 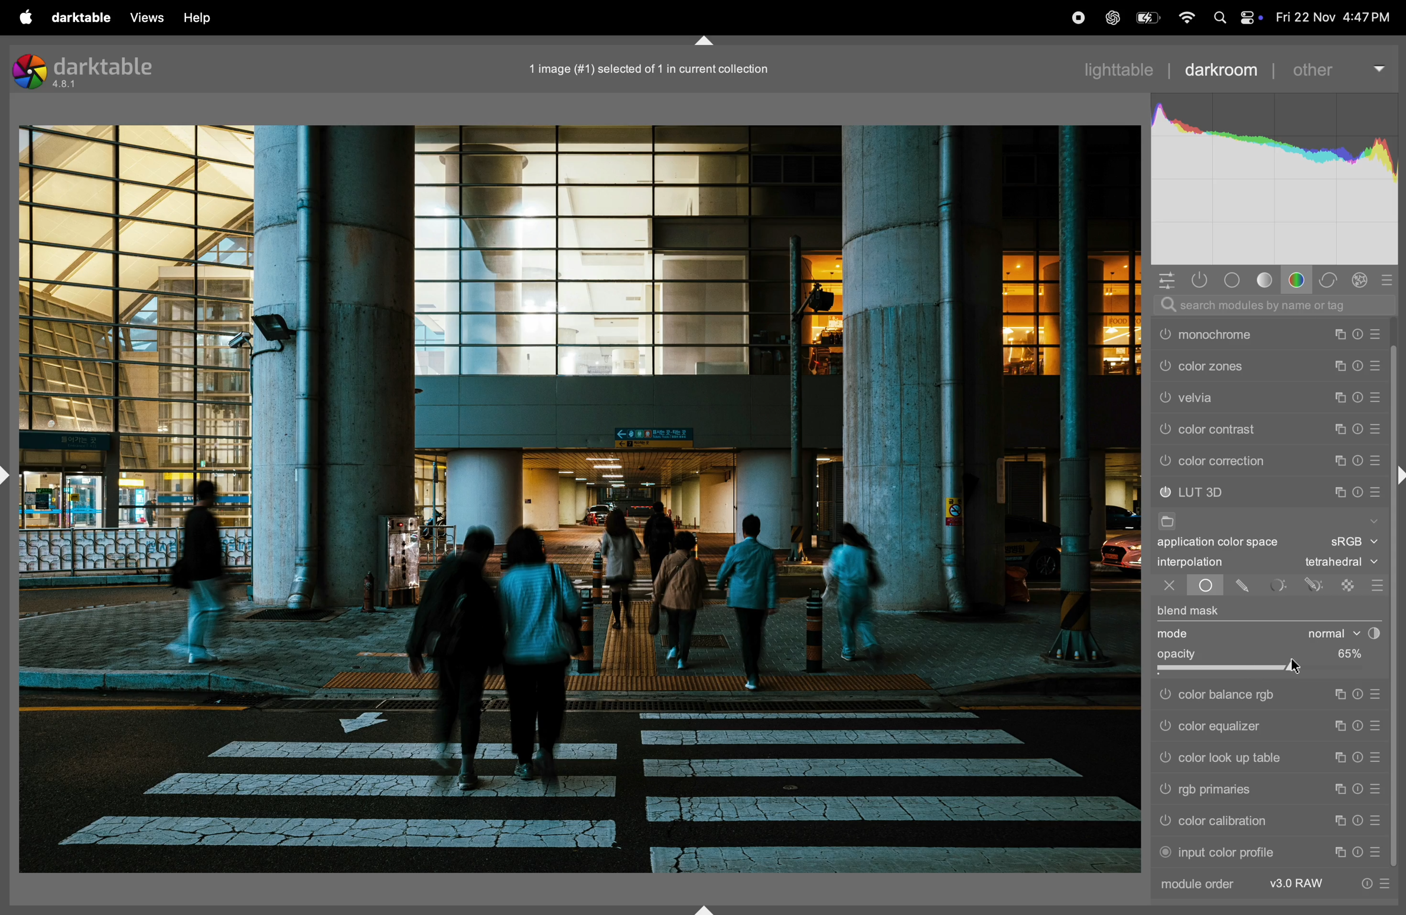 I want to click on color balance rgb switched off, so click(x=1164, y=695).